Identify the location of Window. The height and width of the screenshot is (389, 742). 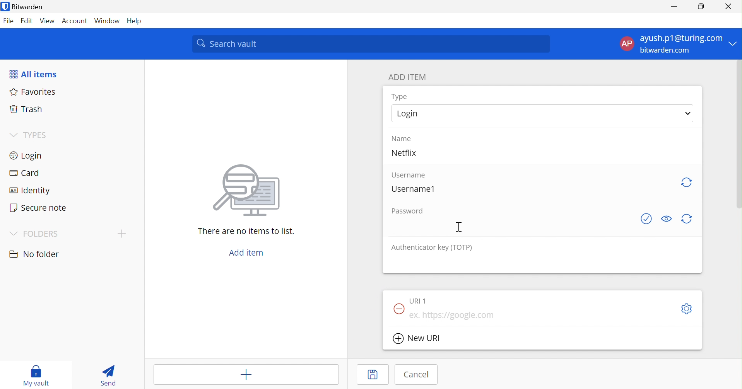
(107, 21).